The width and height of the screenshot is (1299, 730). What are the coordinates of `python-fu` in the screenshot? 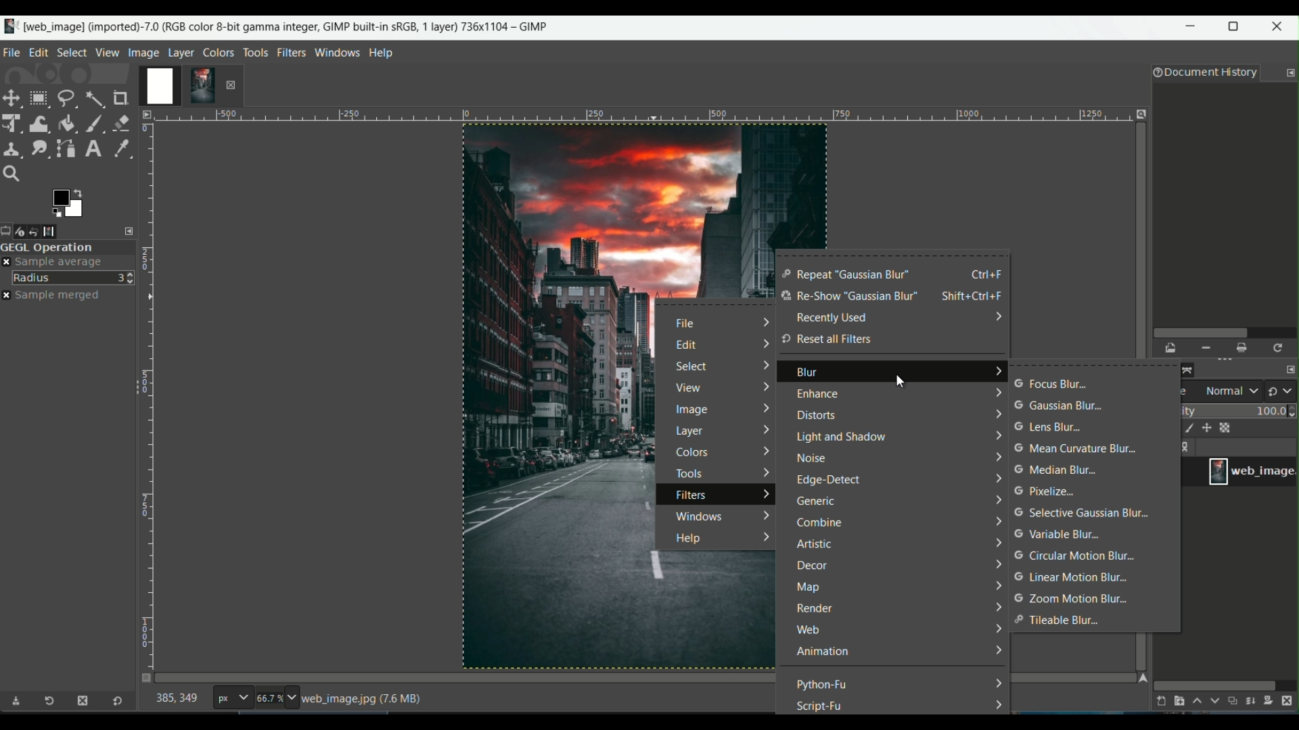 It's located at (823, 684).